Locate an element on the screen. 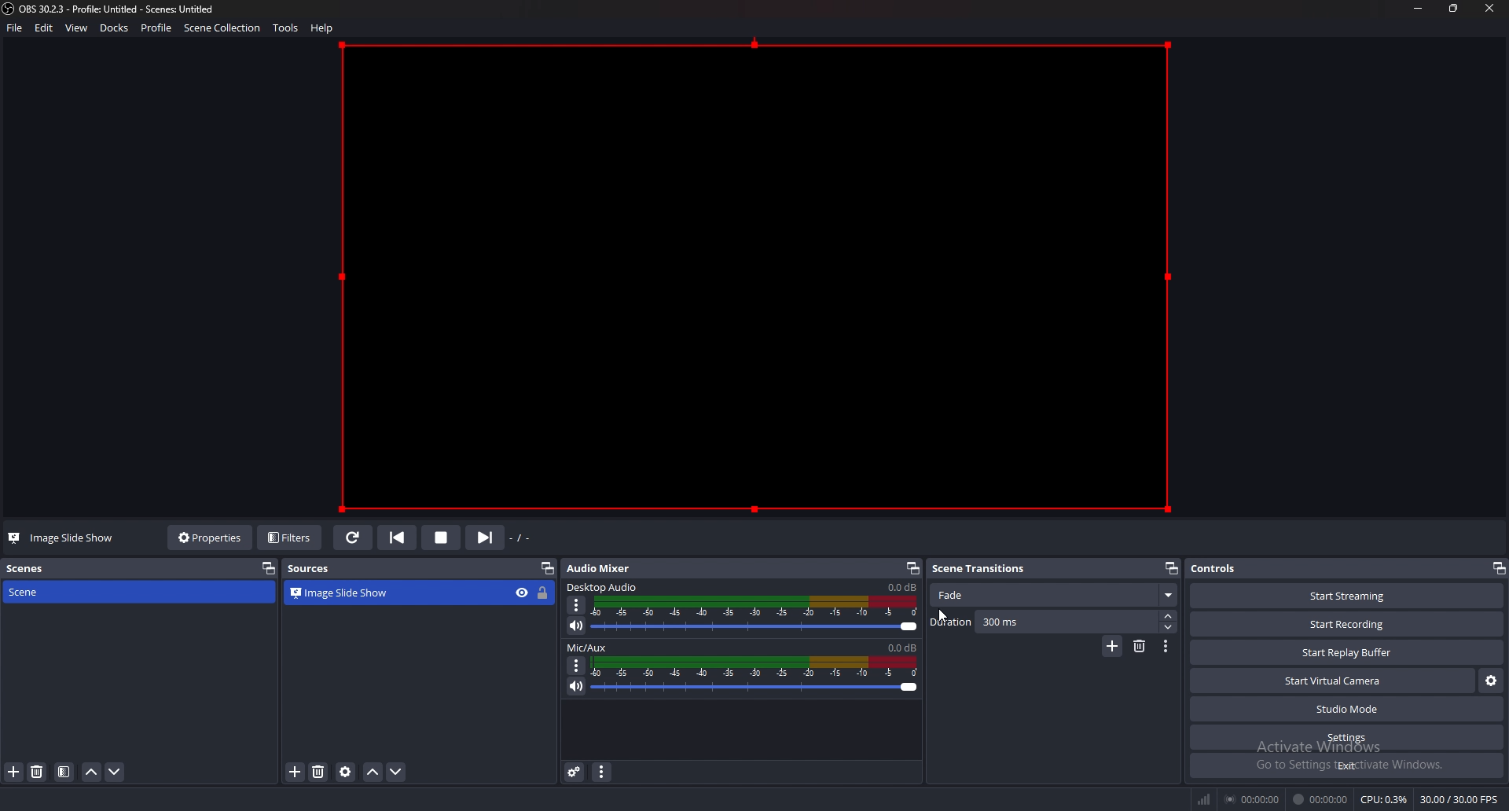  controls is located at coordinates (1223, 569).